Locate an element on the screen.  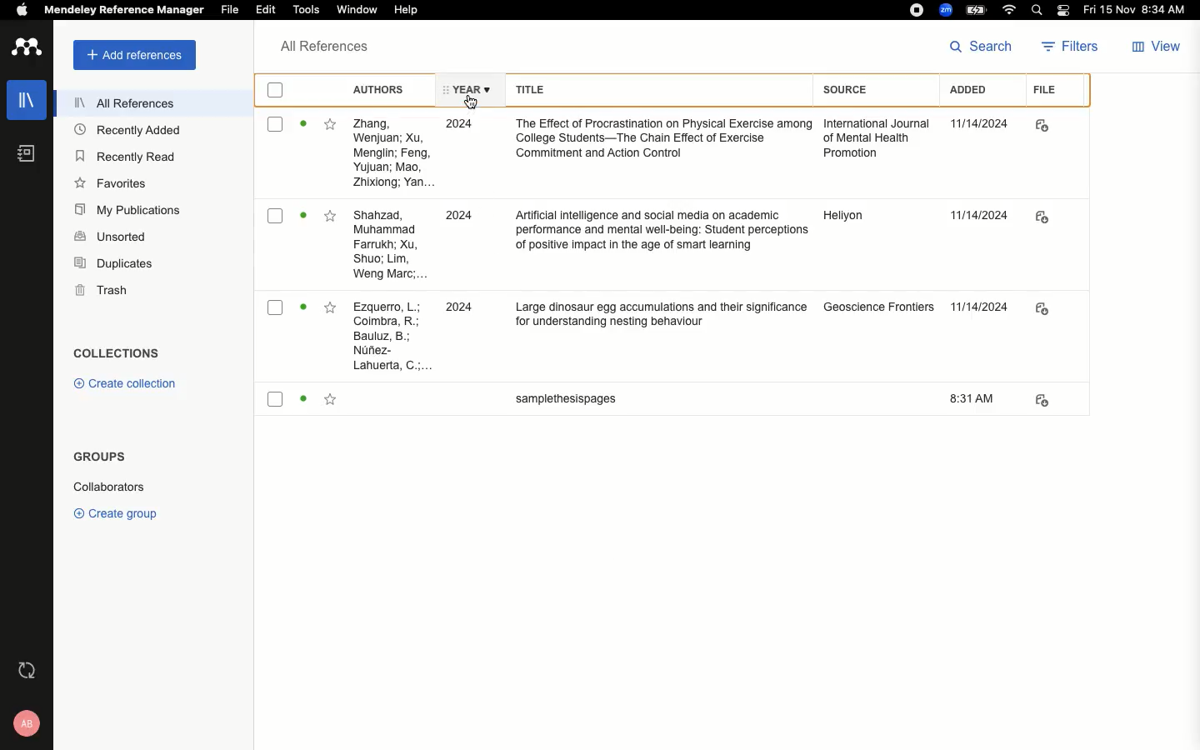
Year of publication is located at coordinates (464, 87).